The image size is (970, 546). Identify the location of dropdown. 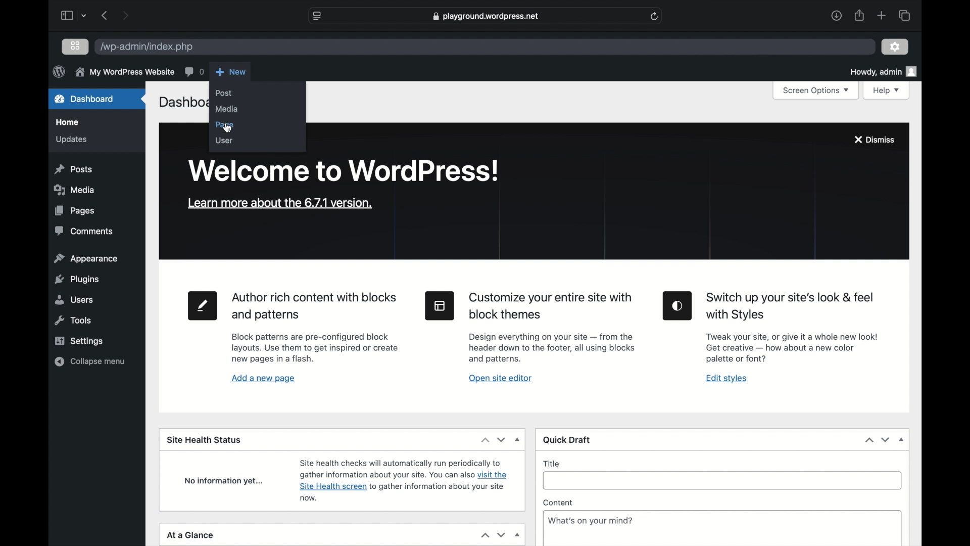
(902, 440).